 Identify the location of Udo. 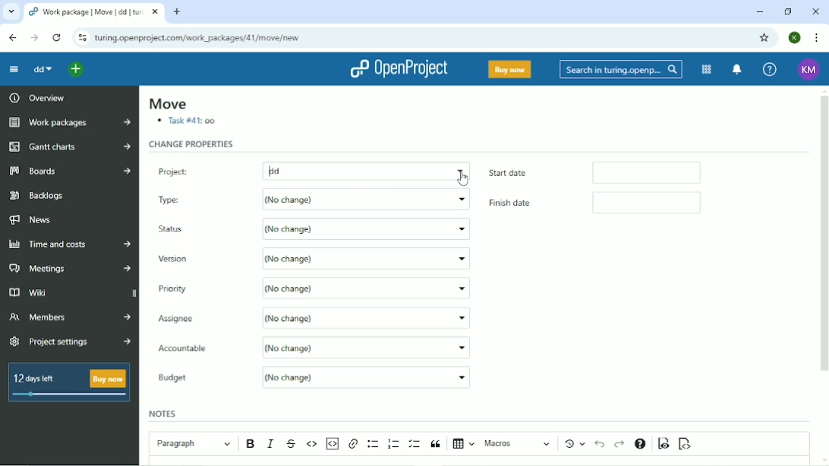
(601, 442).